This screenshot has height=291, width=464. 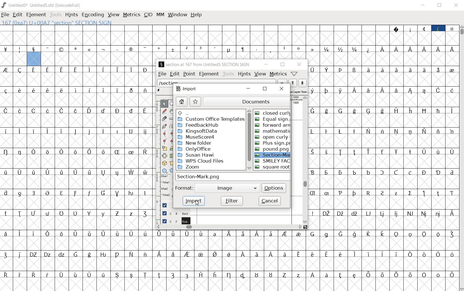 I want to click on perform a perspective transformation on the selection, so click(x=172, y=163).